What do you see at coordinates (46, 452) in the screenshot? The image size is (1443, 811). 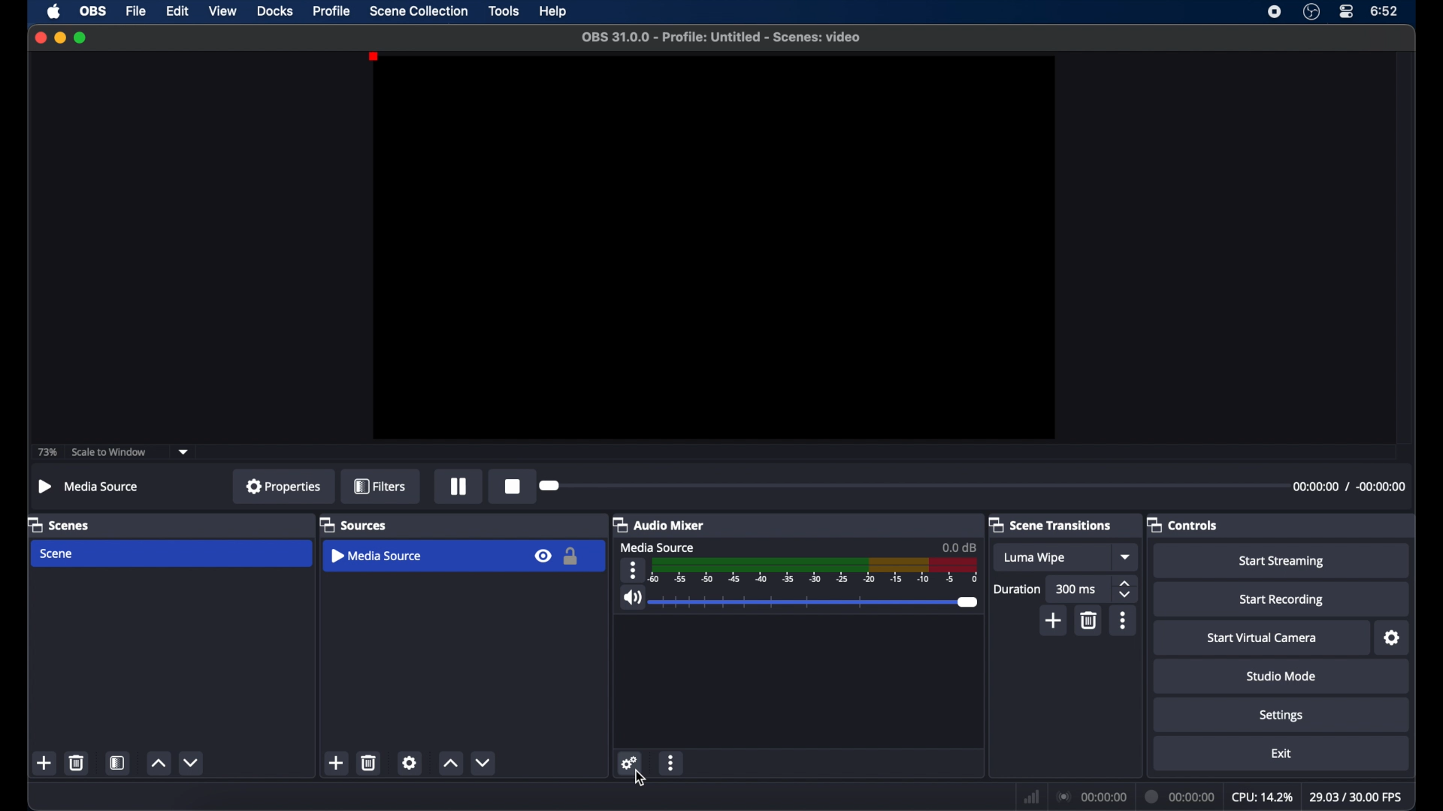 I see `73%` at bounding box center [46, 452].